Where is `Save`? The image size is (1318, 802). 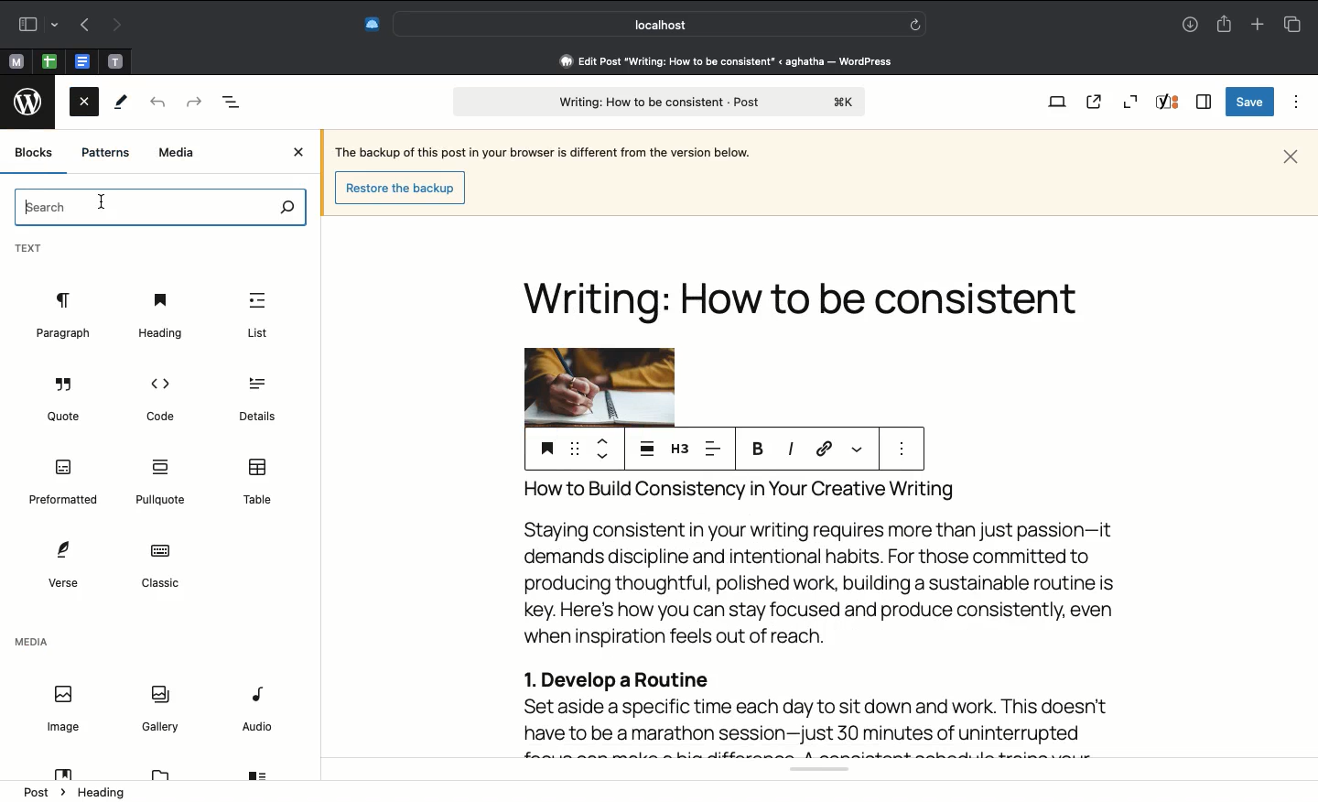
Save is located at coordinates (545, 448).